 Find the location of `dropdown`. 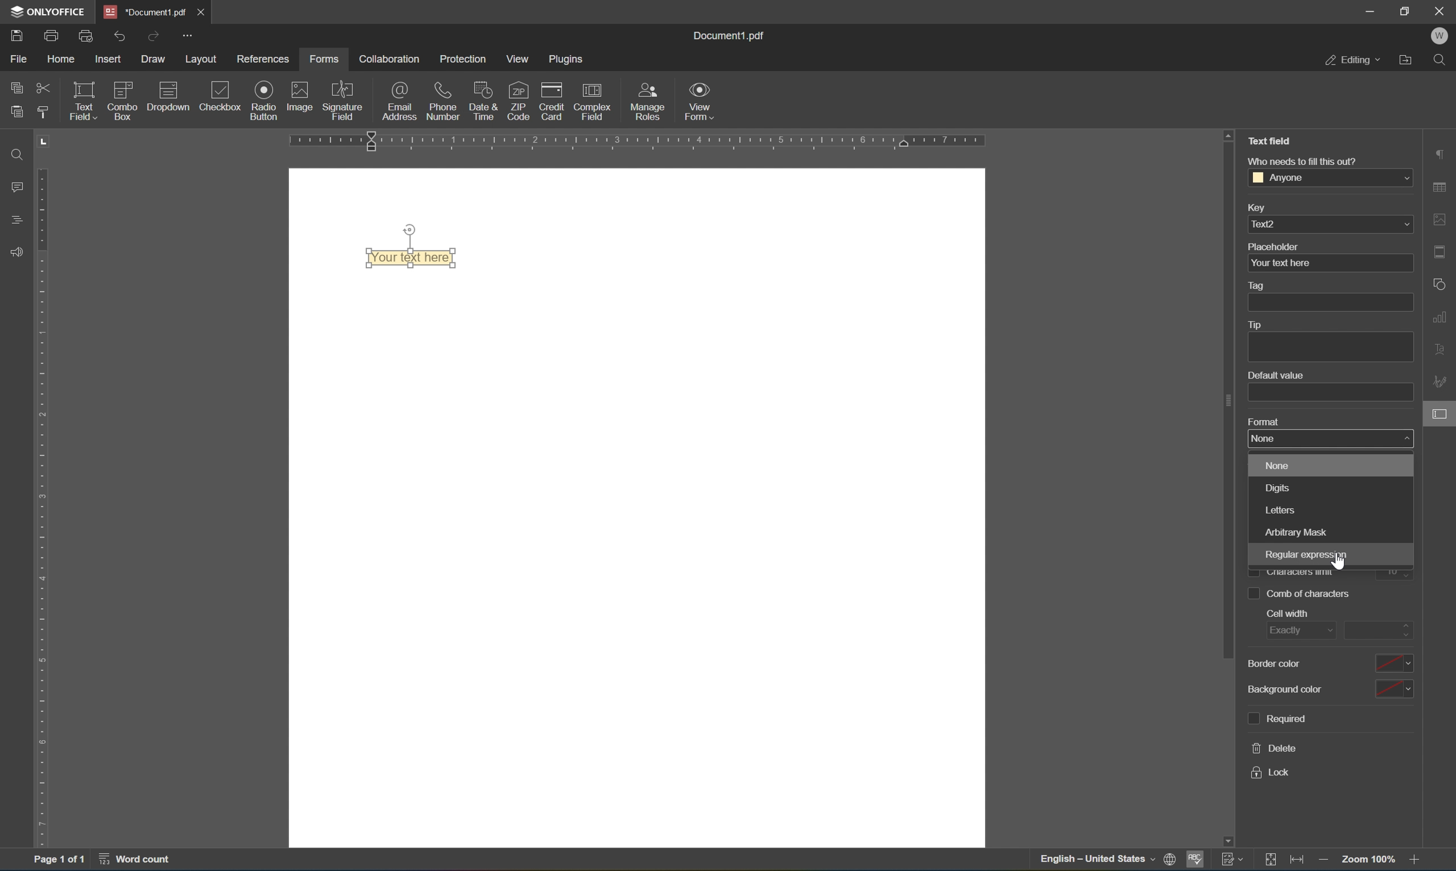

dropdown is located at coordinates (167, 100).